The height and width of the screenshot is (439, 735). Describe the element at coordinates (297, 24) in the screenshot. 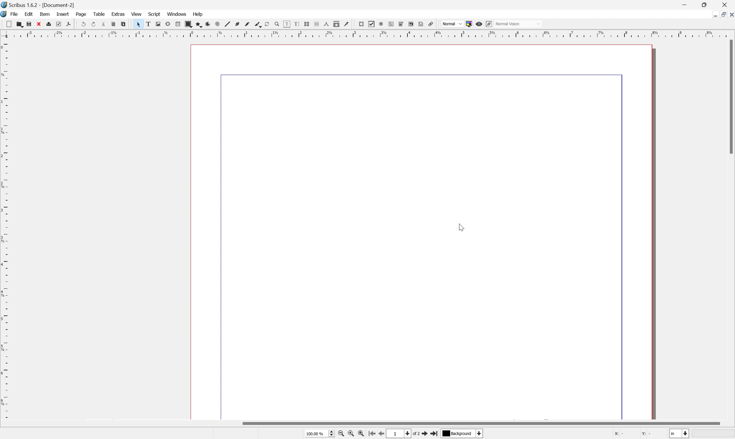

I see `Edit text with story editor` at that location.